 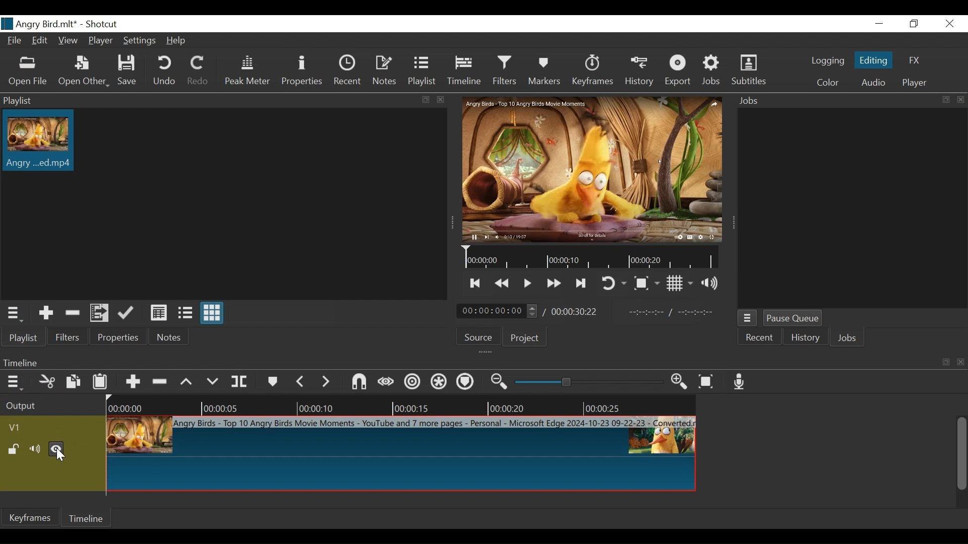 What do you see at coordinates (105, 24) in the screenshot?
I see `Shotcut` at bounding box center [105, 24].